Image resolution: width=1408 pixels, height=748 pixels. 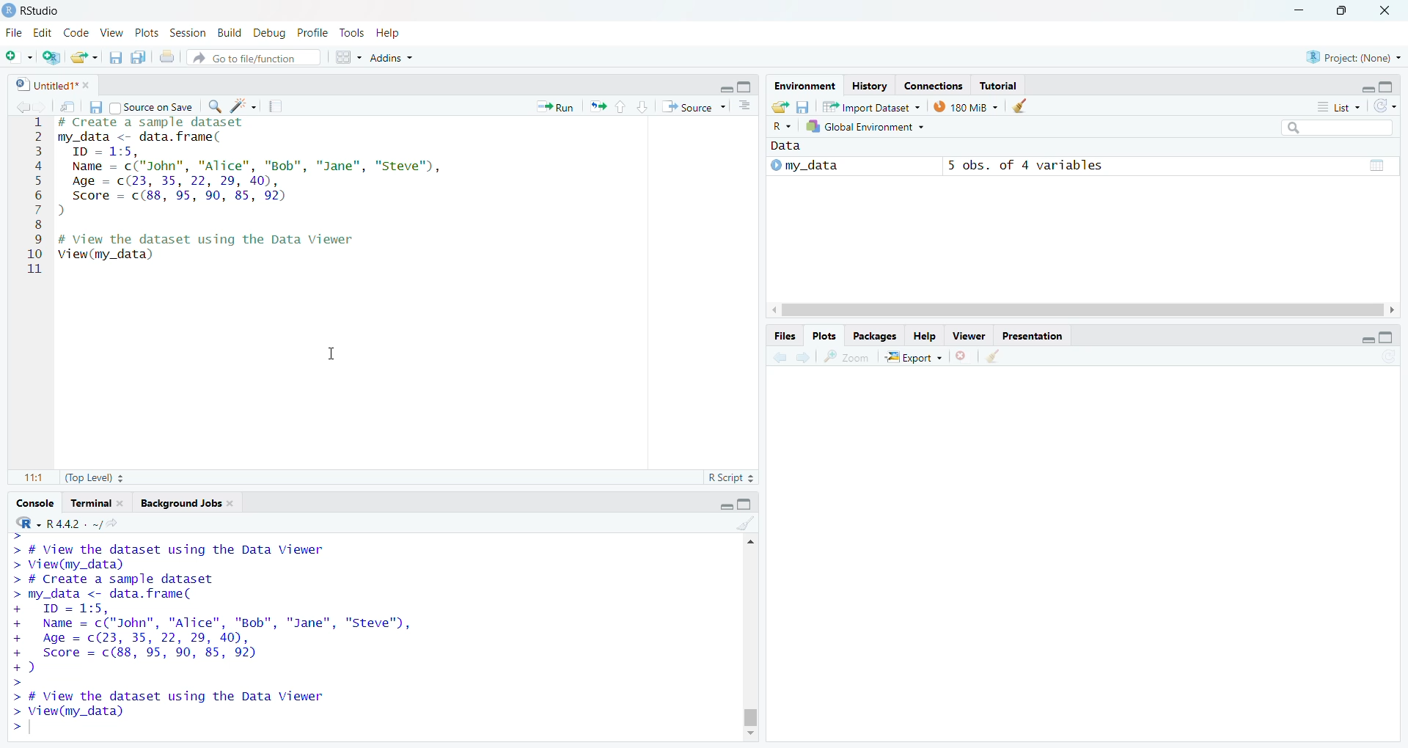 I want to click on Open an existing file, so click(x=87, y=58).